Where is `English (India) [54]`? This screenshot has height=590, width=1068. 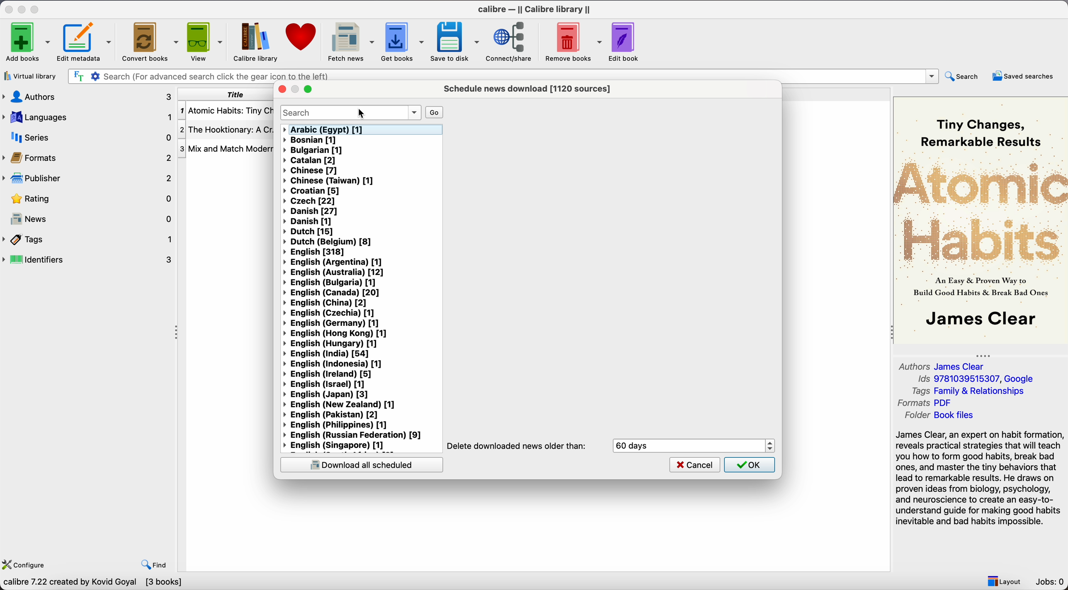 English (India) [54] is located at coordinates (326, 354).